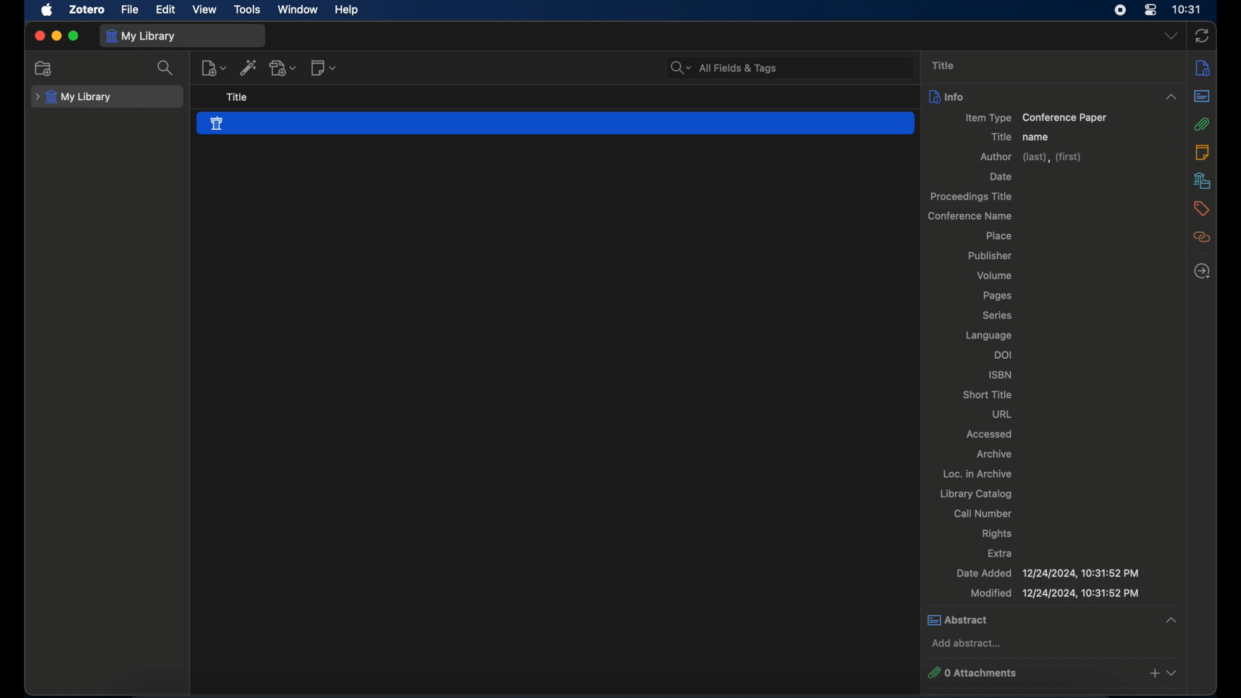 This screenshot has height=698, width=1241. I want to click on isbn, so click(1001, 375).